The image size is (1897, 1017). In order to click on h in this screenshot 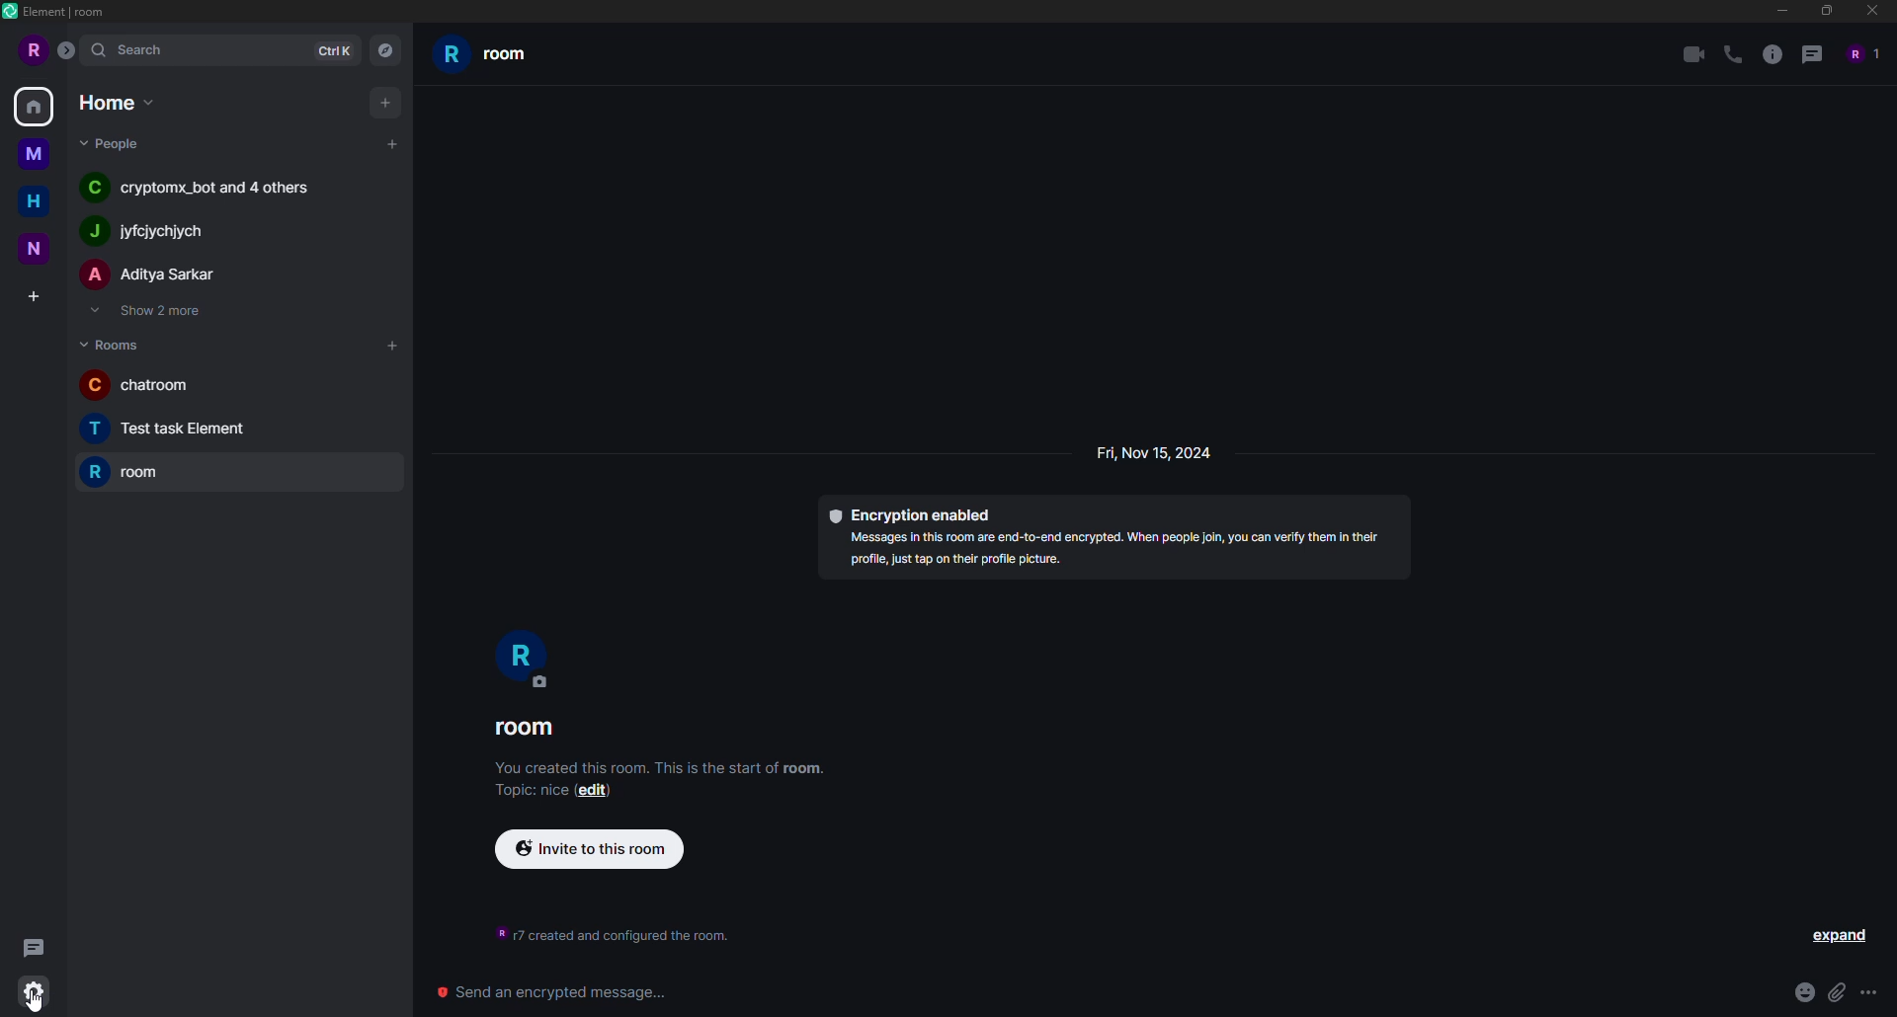, I will do `click(34, 198)`.